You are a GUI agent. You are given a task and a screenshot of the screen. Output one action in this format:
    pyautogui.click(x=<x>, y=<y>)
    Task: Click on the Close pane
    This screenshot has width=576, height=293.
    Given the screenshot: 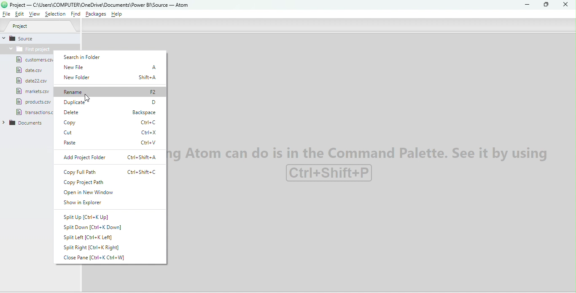 What is the action you would take?
    pyautogui.click(x=98, y=258)
    